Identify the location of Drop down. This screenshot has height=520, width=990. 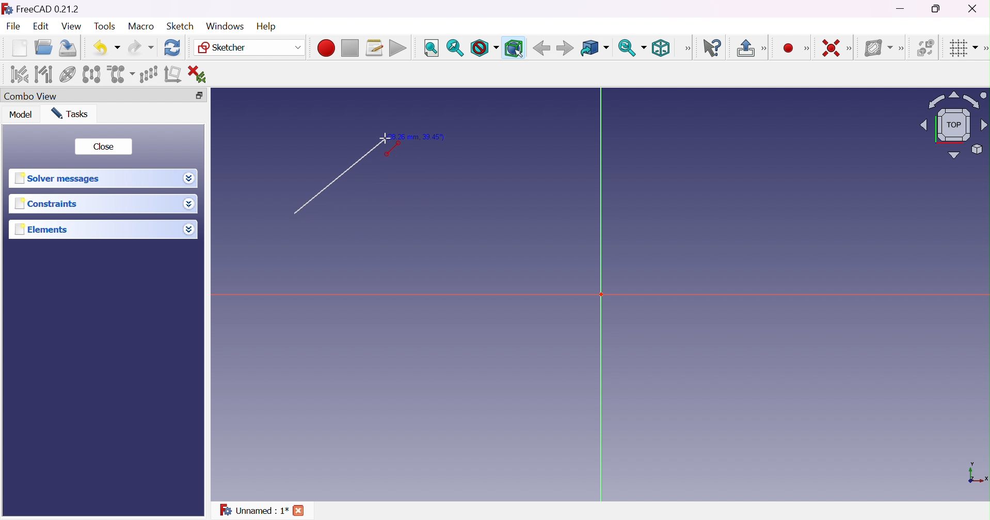
(190, 231).